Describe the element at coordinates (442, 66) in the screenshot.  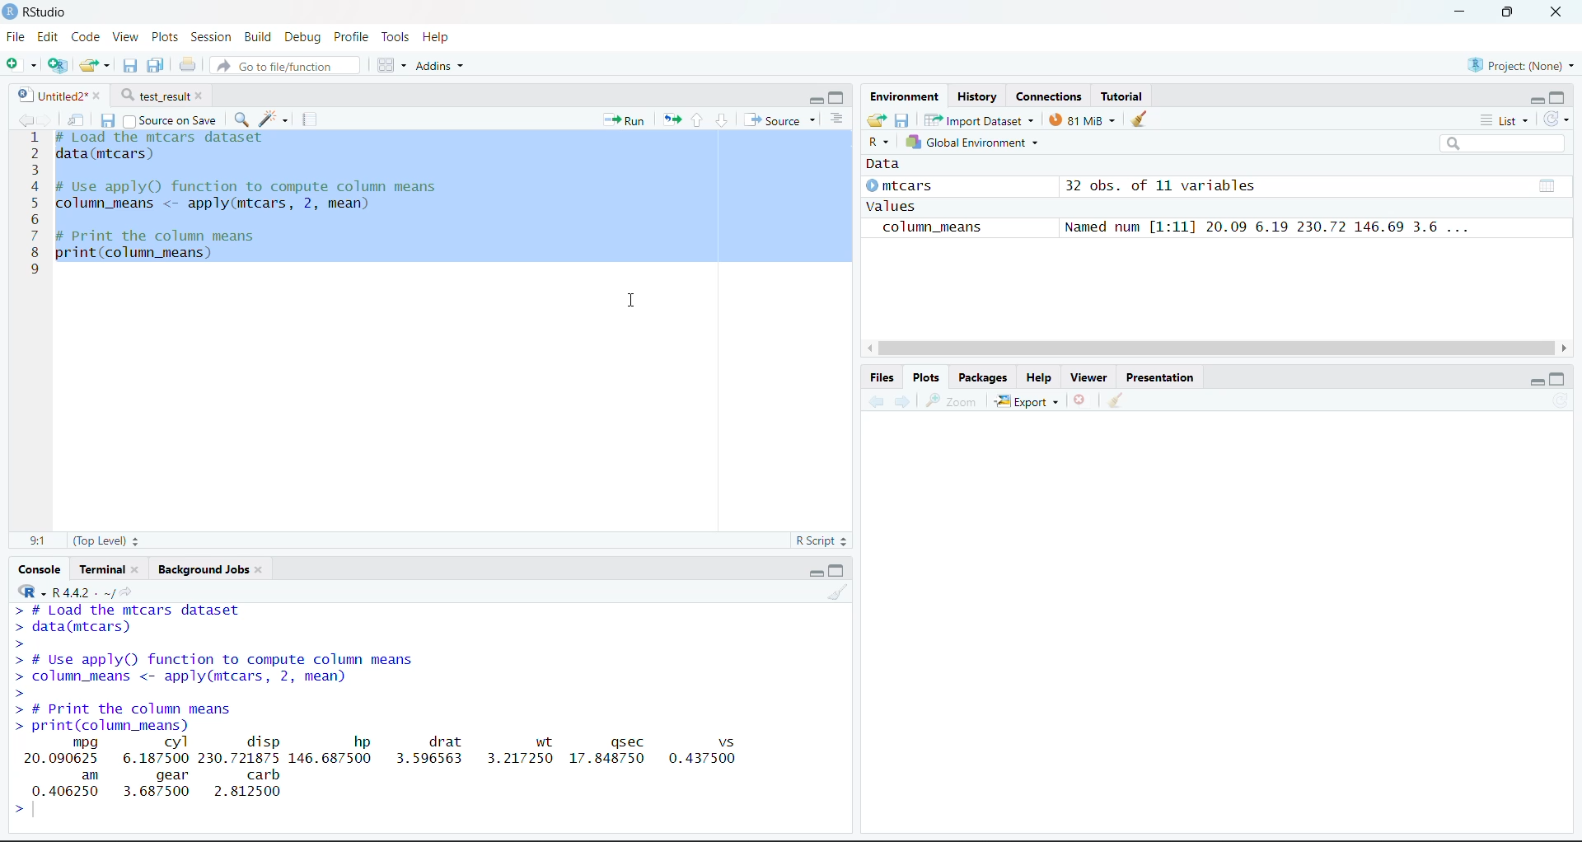
I see `Addins` at that location.